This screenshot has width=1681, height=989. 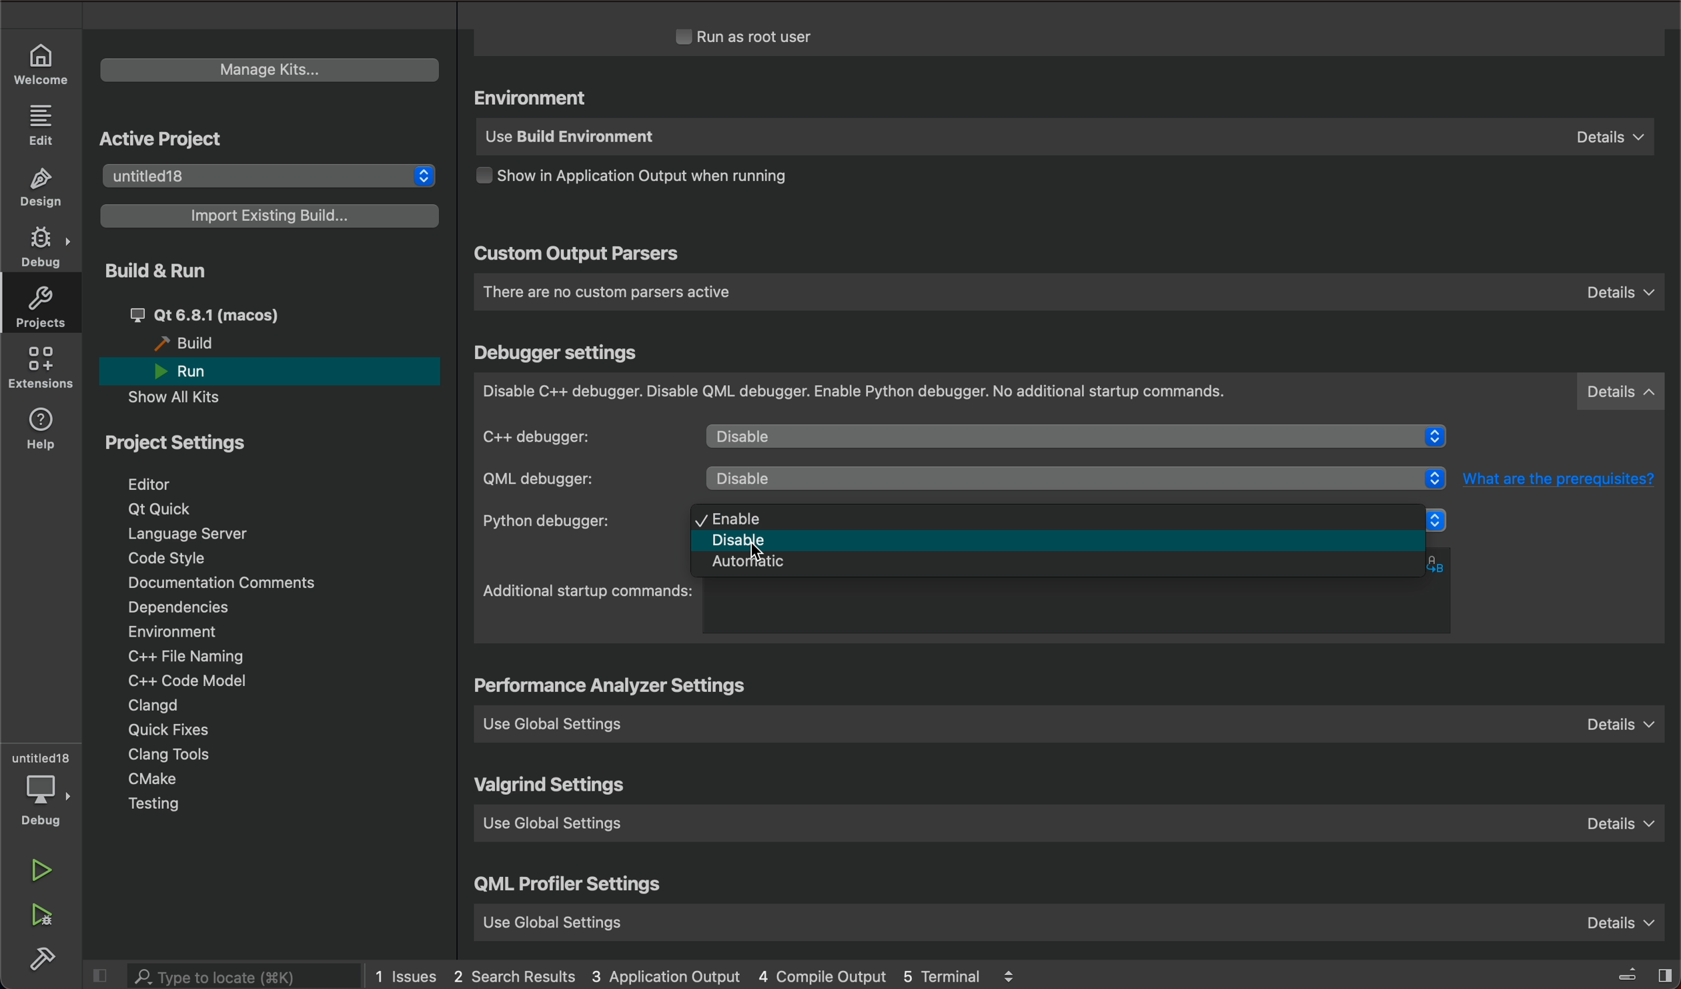 What do you see at coordinates (43, 124) in the screenshot?
I see `EDIT` at bounding box center [43, 124].